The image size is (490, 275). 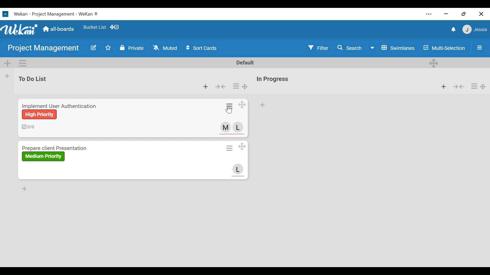 I want to click on Member, so click(x=225, y=127).